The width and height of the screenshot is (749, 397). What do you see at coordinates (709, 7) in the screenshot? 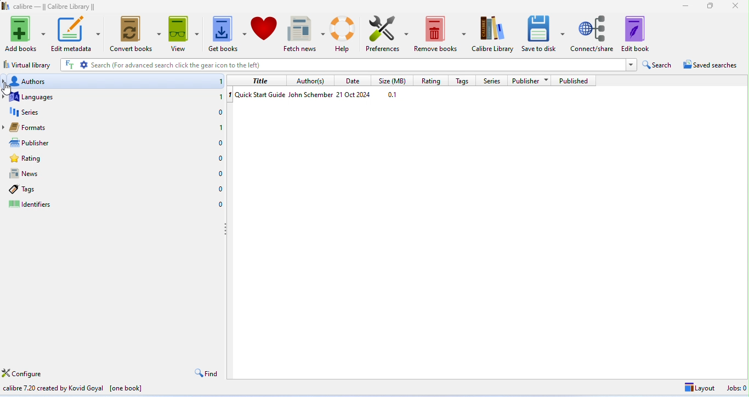
I see `maximize` at bounding box center [709, 7].